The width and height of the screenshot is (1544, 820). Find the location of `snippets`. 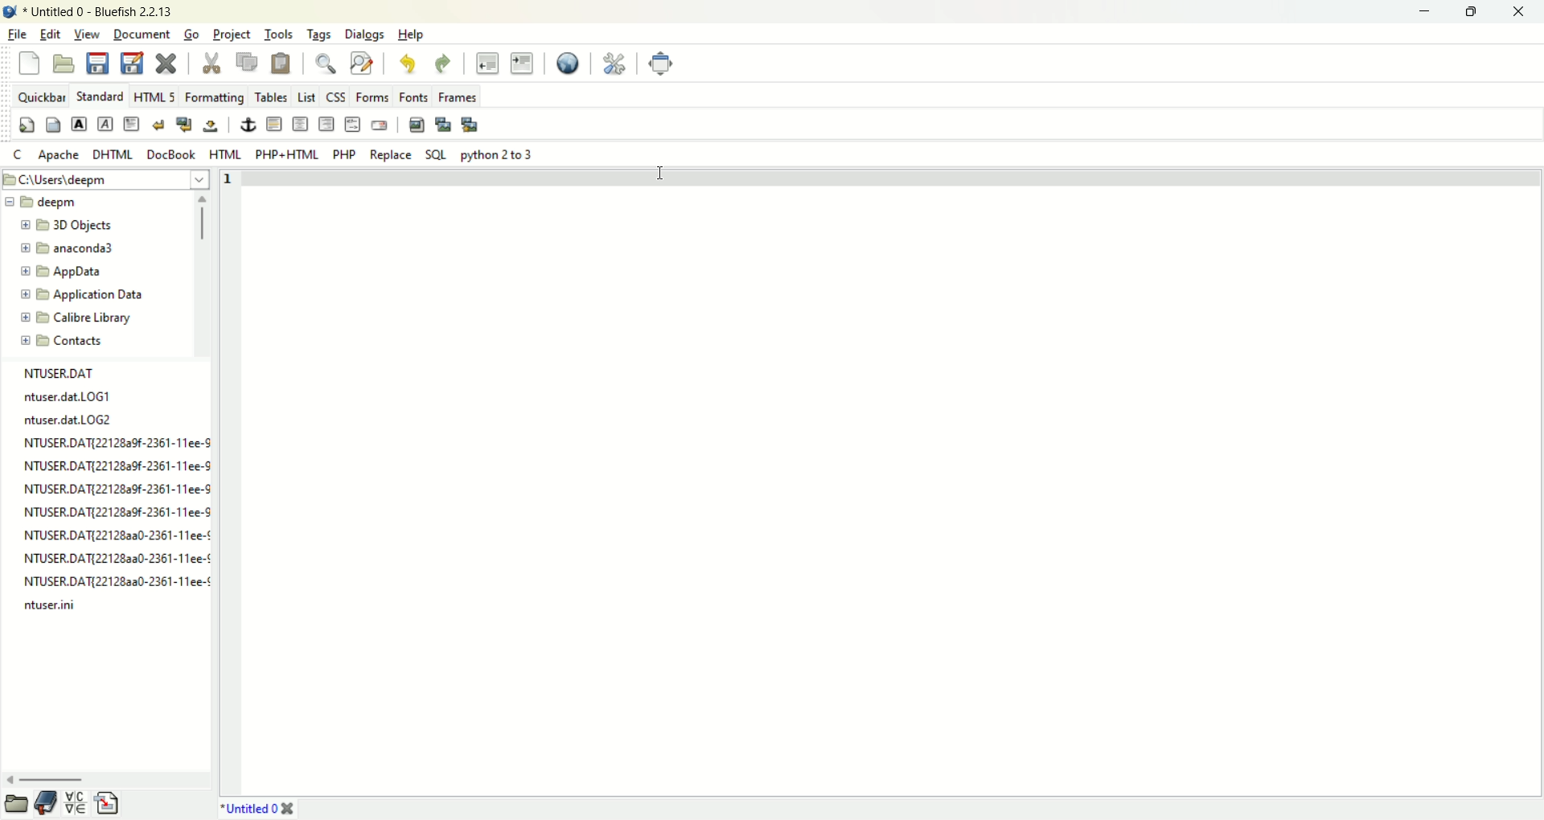

snippets is located at coordinates (109, 805).